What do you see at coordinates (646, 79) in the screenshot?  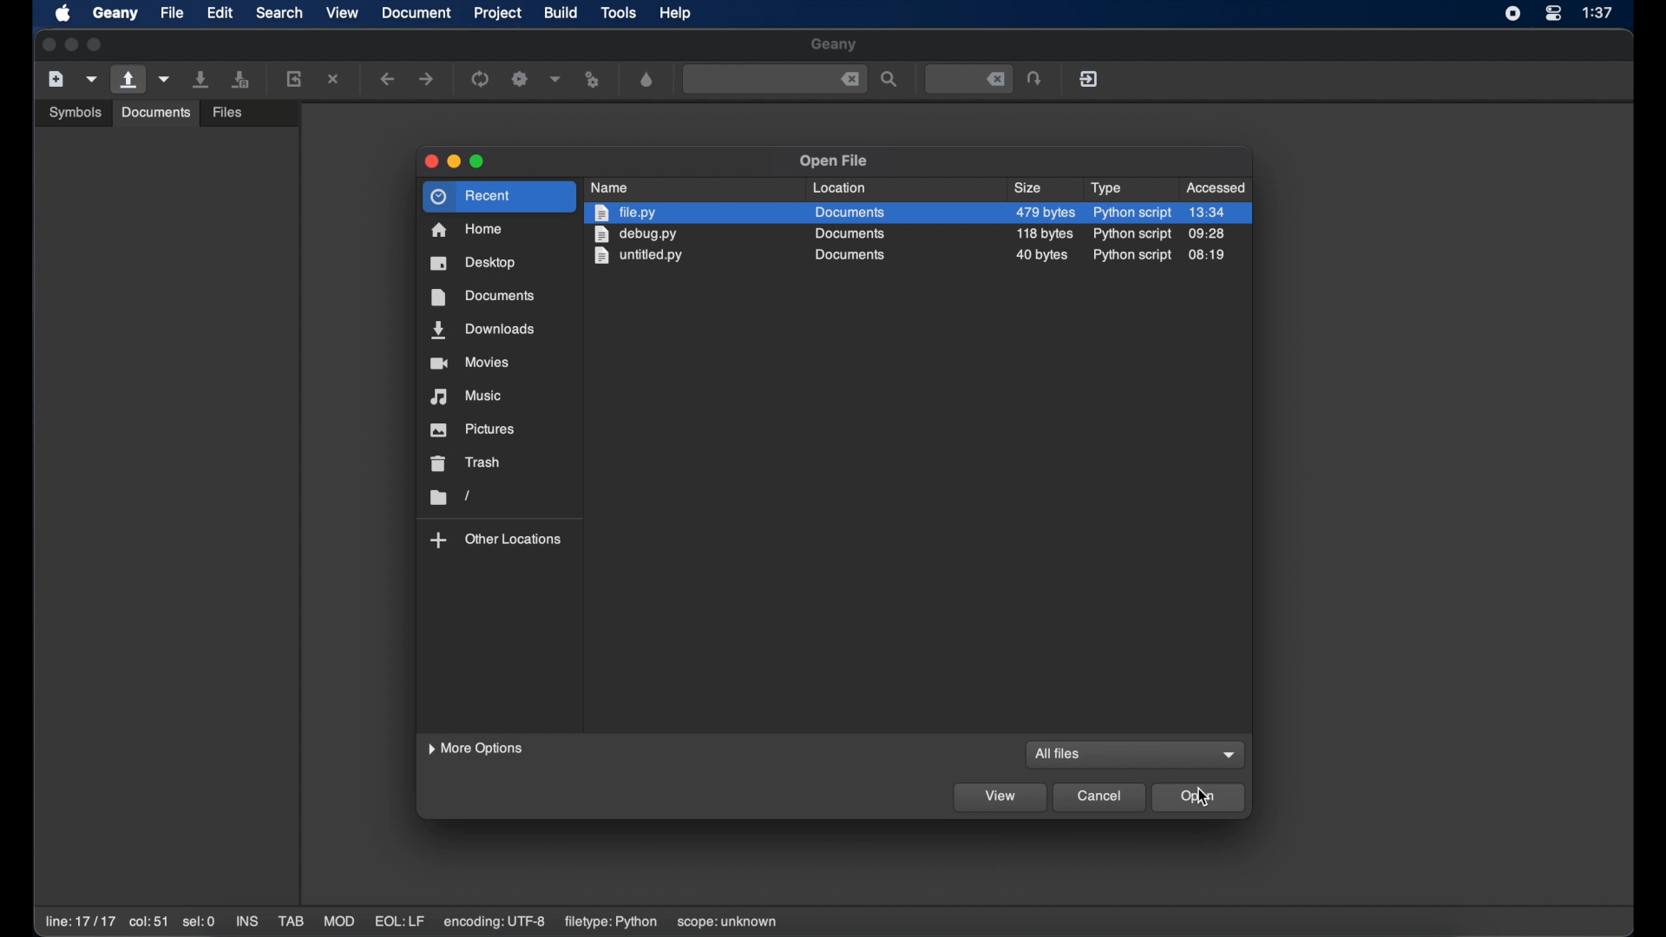 I see `color chooser dialog` at bounding box center [646, 79].